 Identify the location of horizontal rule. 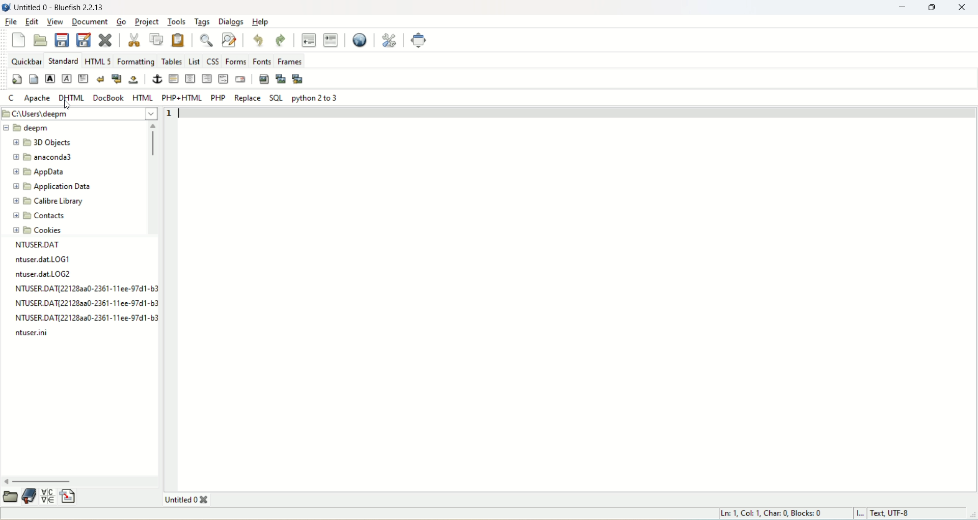
(174, 79).